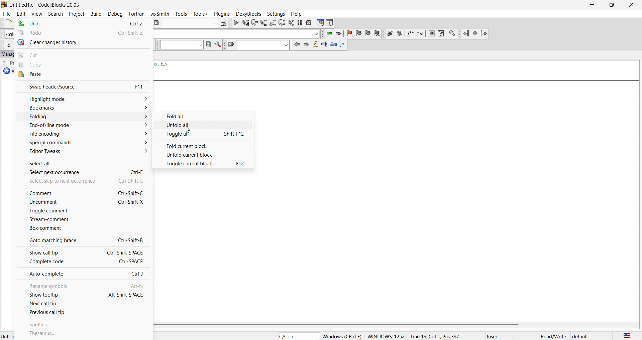 This screenshot has width=642, height=340. I want to click on break debugging, so click(300, 23).